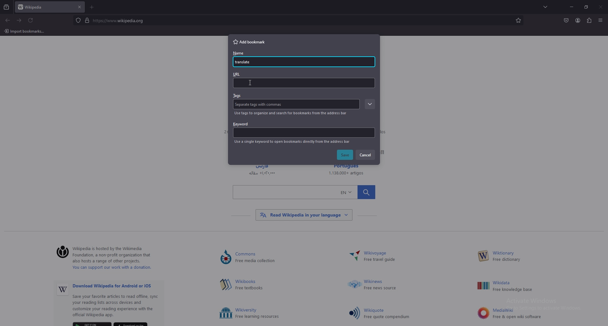 This screenshot has width=608, height=326. I want to click on bookmarks, so click(518, 20).